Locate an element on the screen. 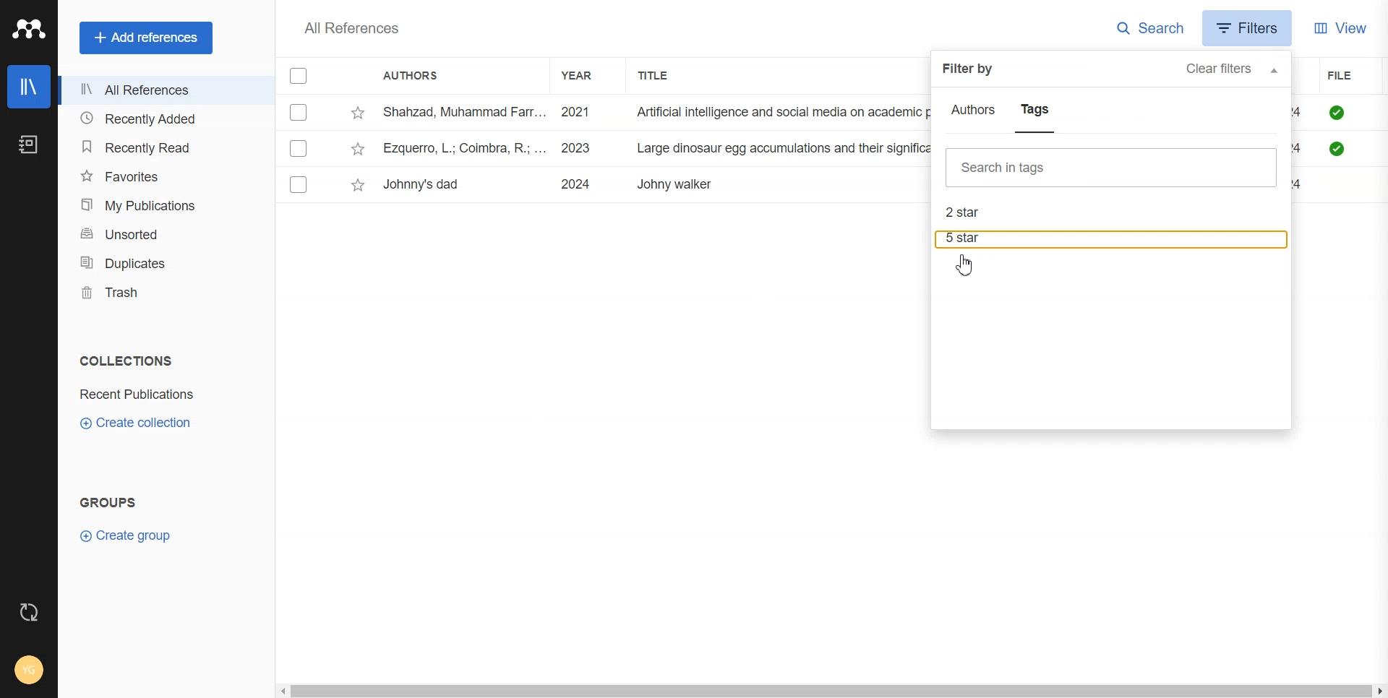 This screenshot has height=698, width=1388. My Publication is located at coordinates (162, 205).